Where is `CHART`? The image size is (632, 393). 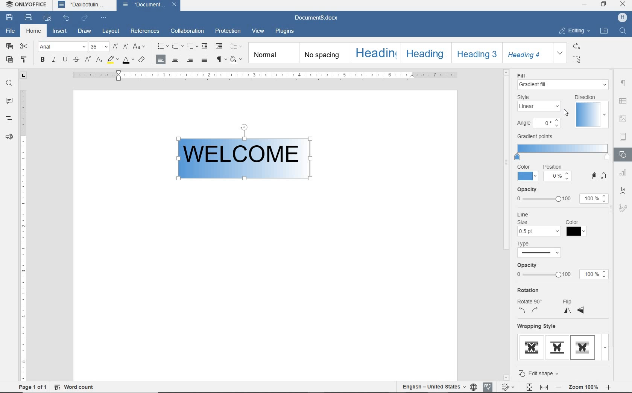
CHART is located at coordinates (624, 173).